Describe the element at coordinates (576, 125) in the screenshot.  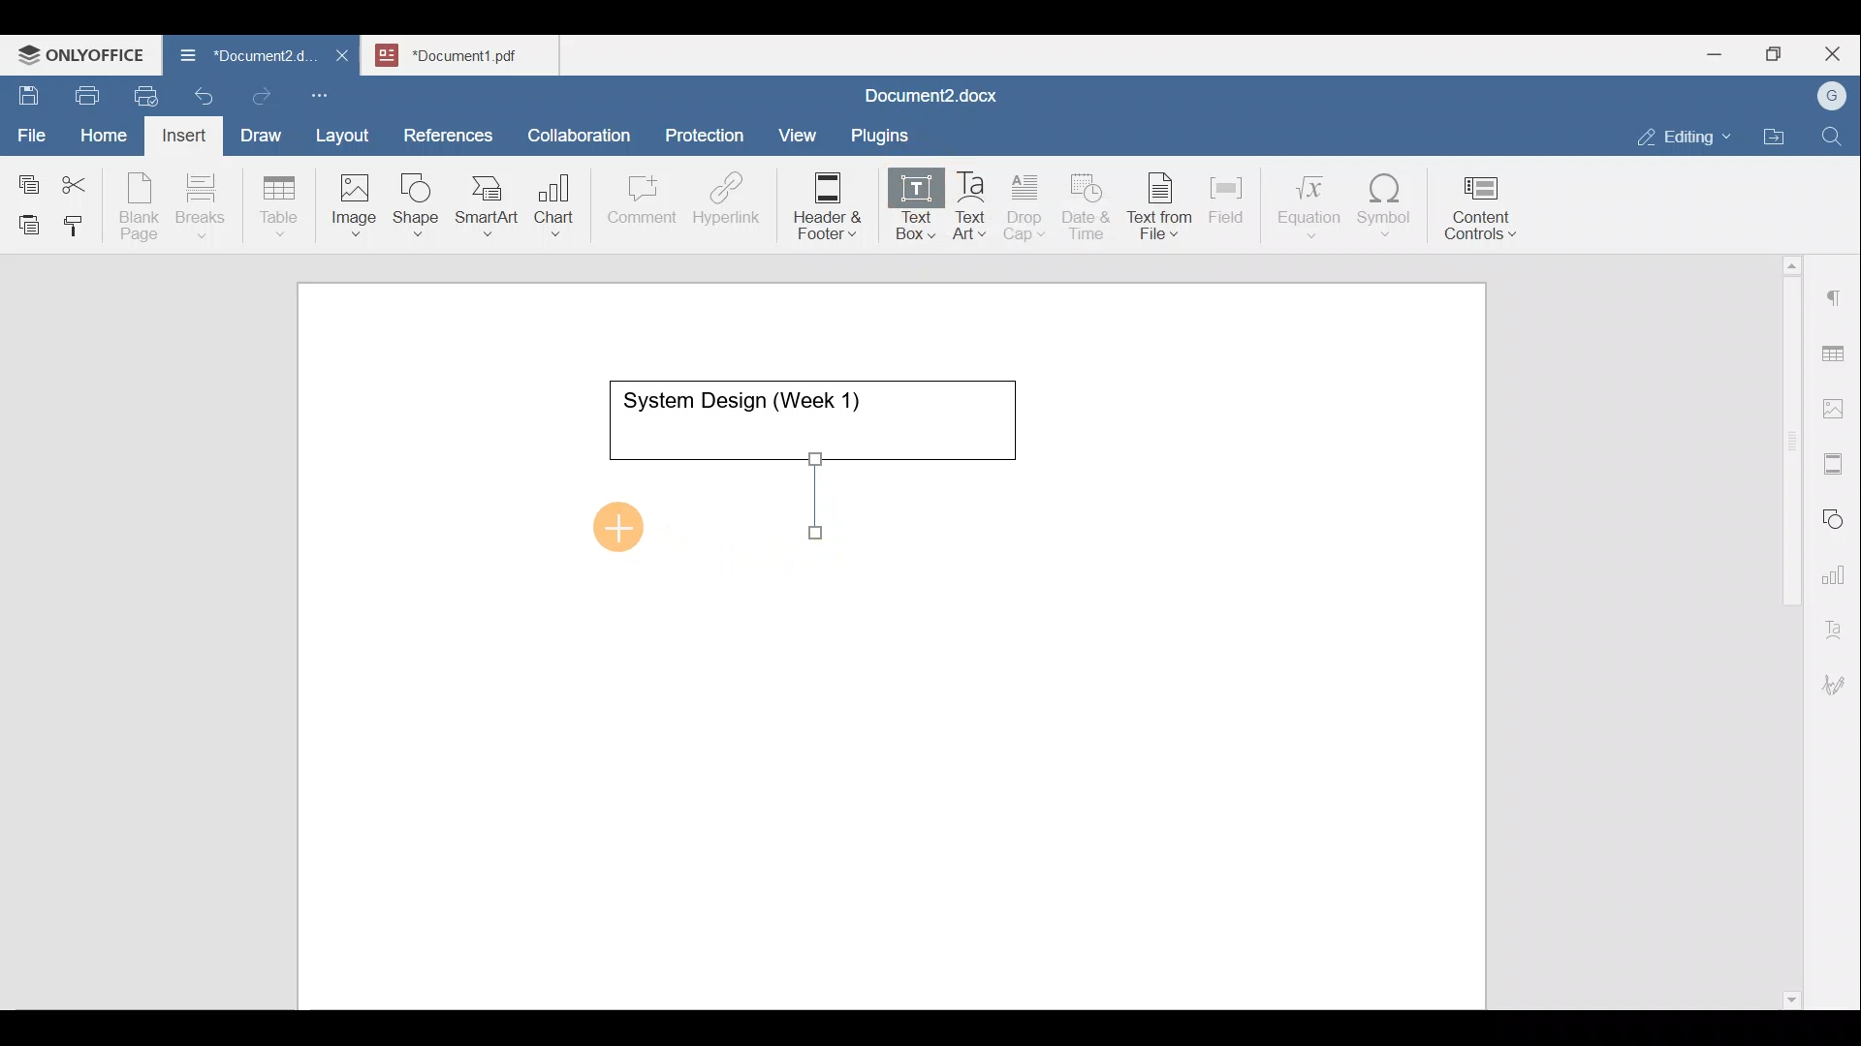
I see `Collaboration` at that location.